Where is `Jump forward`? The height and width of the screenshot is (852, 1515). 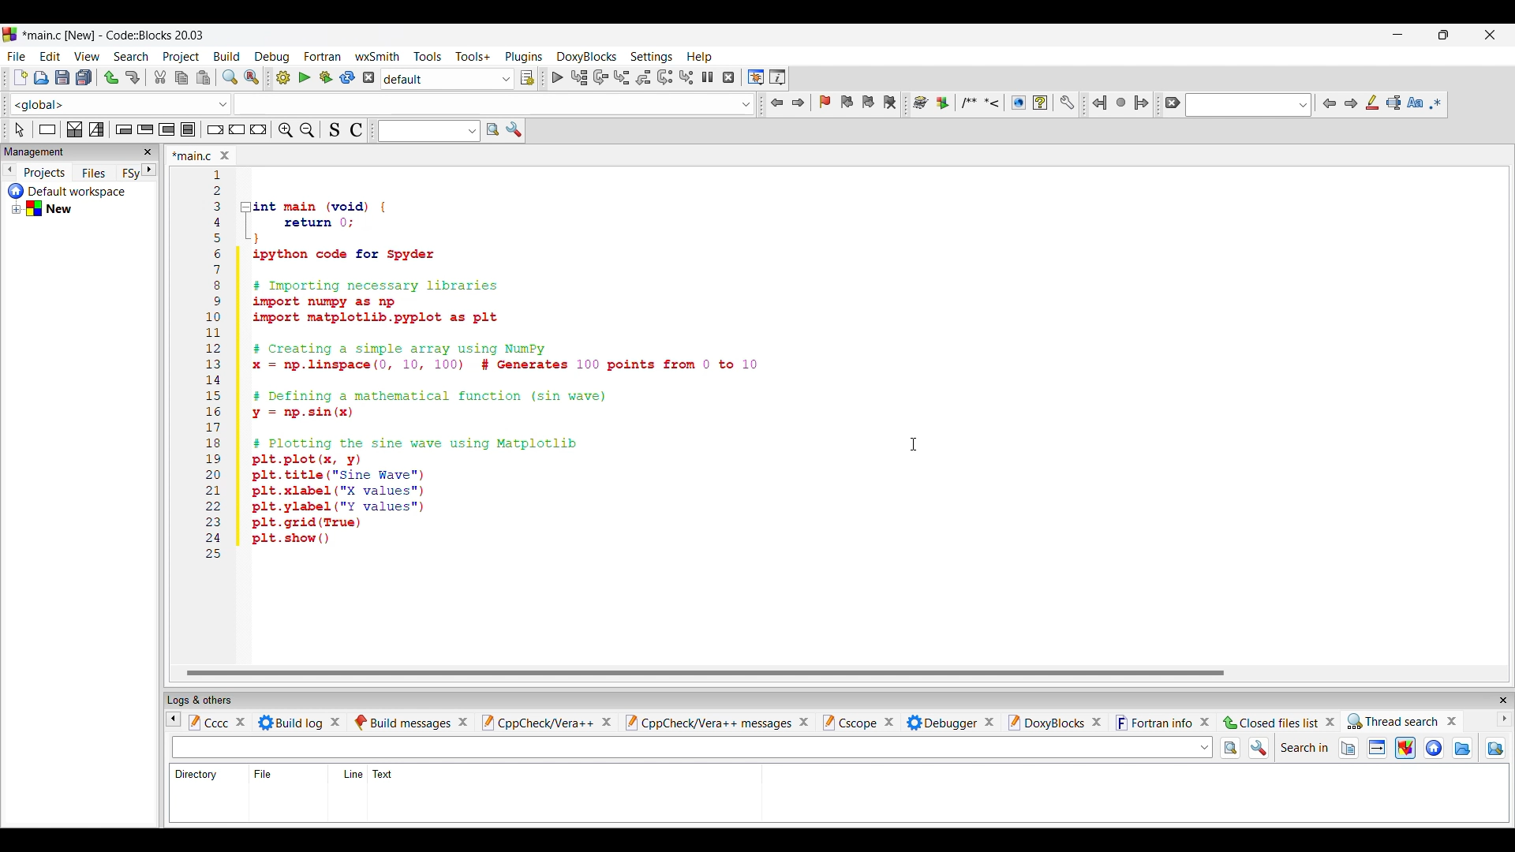
Jump forward is located at coordinates (1141, 100).